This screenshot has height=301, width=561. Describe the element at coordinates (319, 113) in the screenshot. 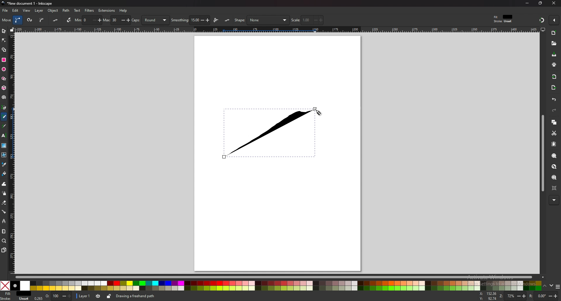

I see `cursor` at that location.